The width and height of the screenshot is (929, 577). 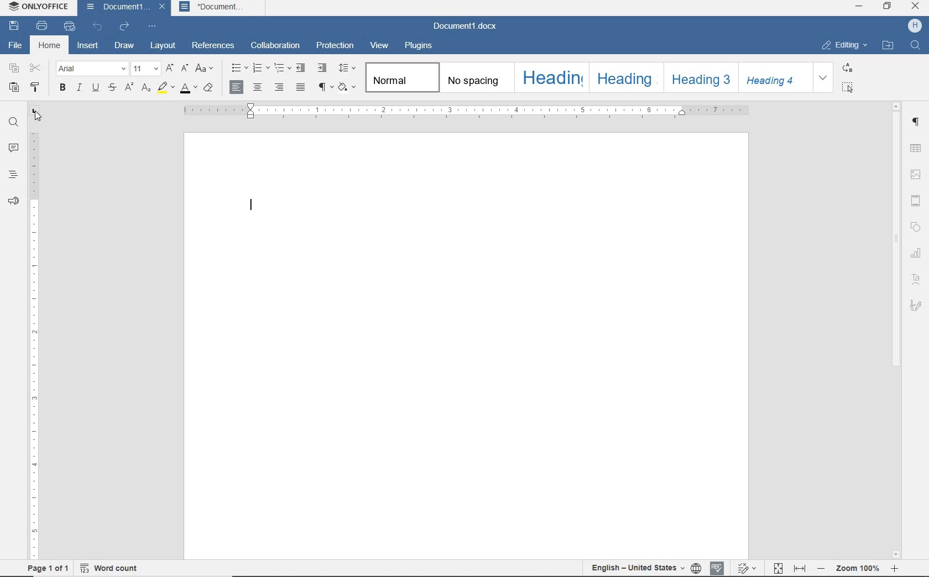 I want to click on INCREMENT FONT SIZE, so click(x=170, y=69).